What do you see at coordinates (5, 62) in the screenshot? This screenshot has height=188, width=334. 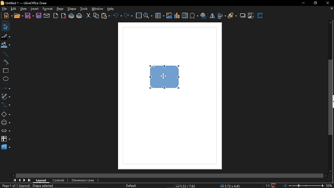 I see `curve` at bounding box center [5, 62].